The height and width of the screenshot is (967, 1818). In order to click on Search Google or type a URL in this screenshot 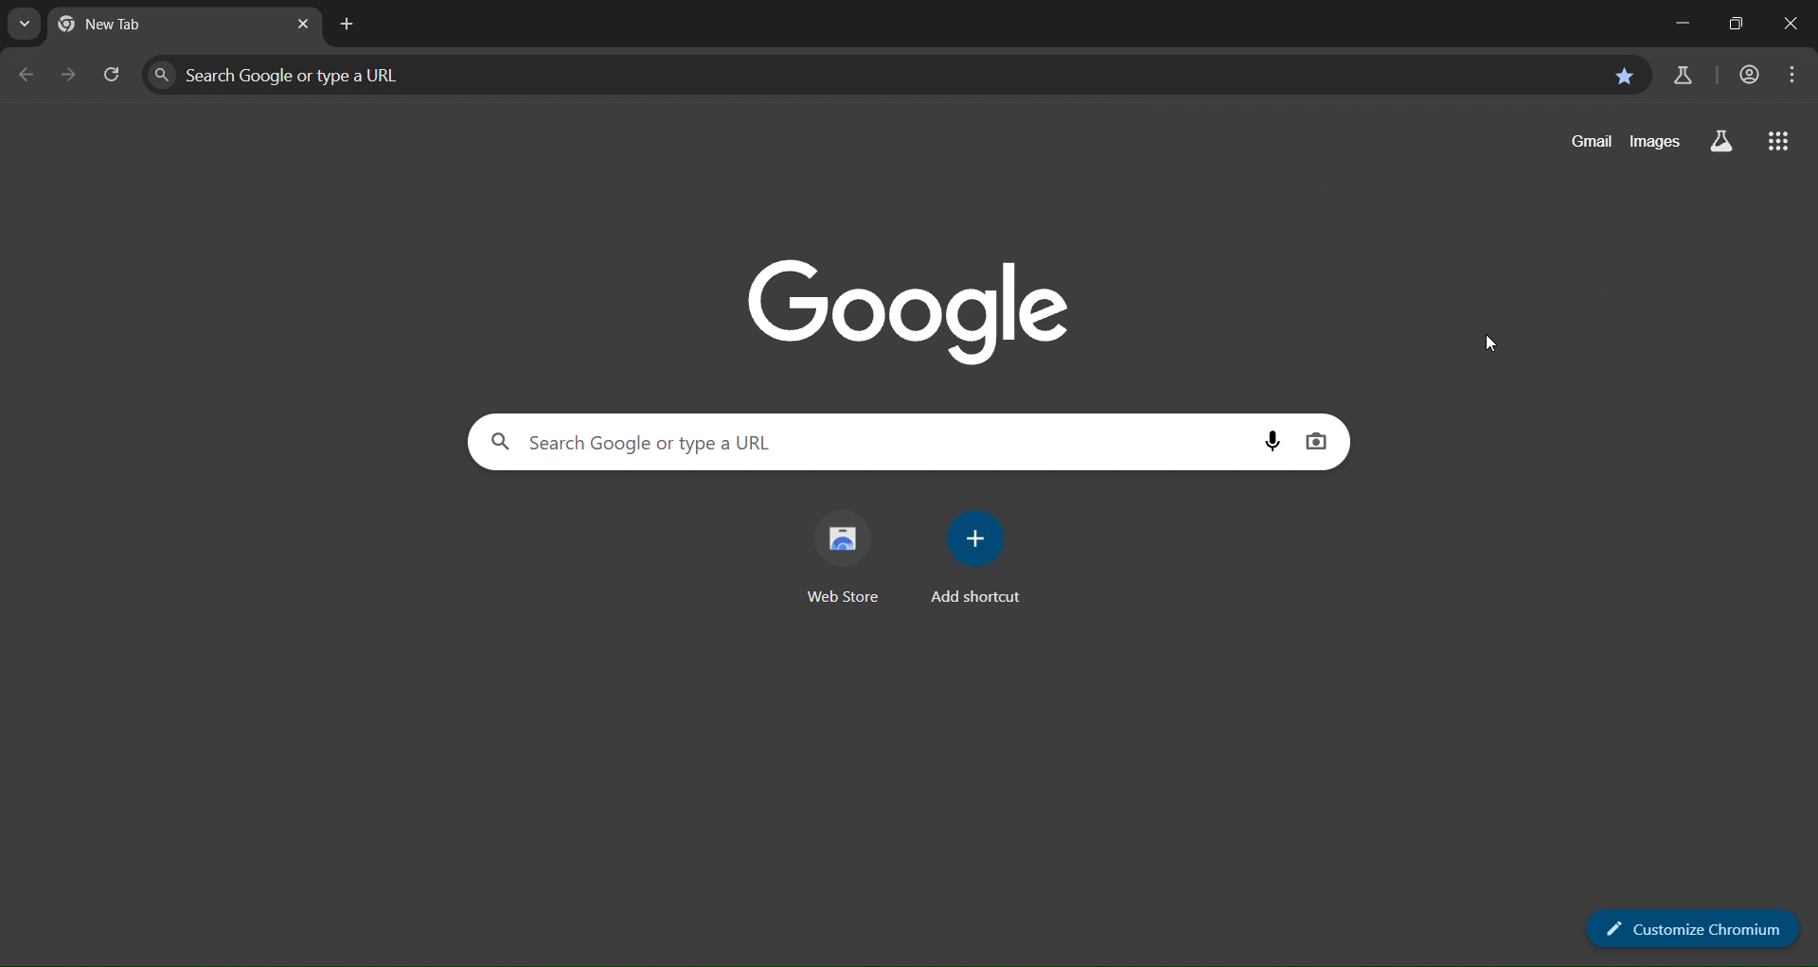, I will do `click(873, 77)`.